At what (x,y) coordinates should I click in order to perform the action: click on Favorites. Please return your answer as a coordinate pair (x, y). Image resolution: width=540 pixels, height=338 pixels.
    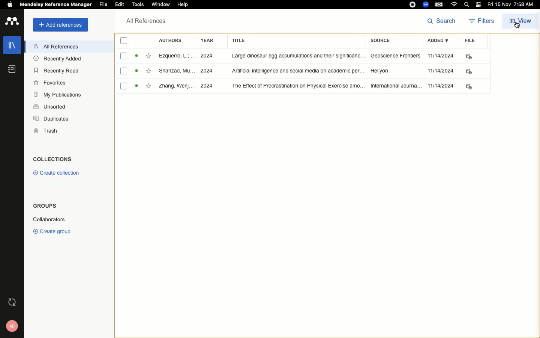
    Looking at the image, I should click on (150, 88).